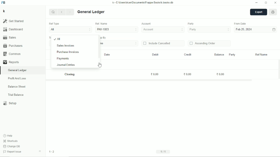 The width and height of the screenshot is (280, 157). I want to click on Dashboard, so click(13, 29).